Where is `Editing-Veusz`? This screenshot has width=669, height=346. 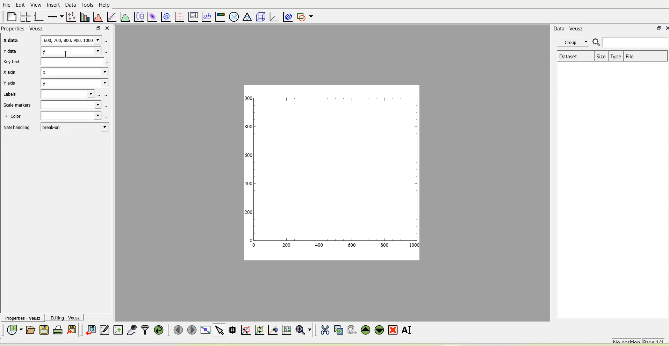
Editing-Veusz is located at coordinates (64, 318).